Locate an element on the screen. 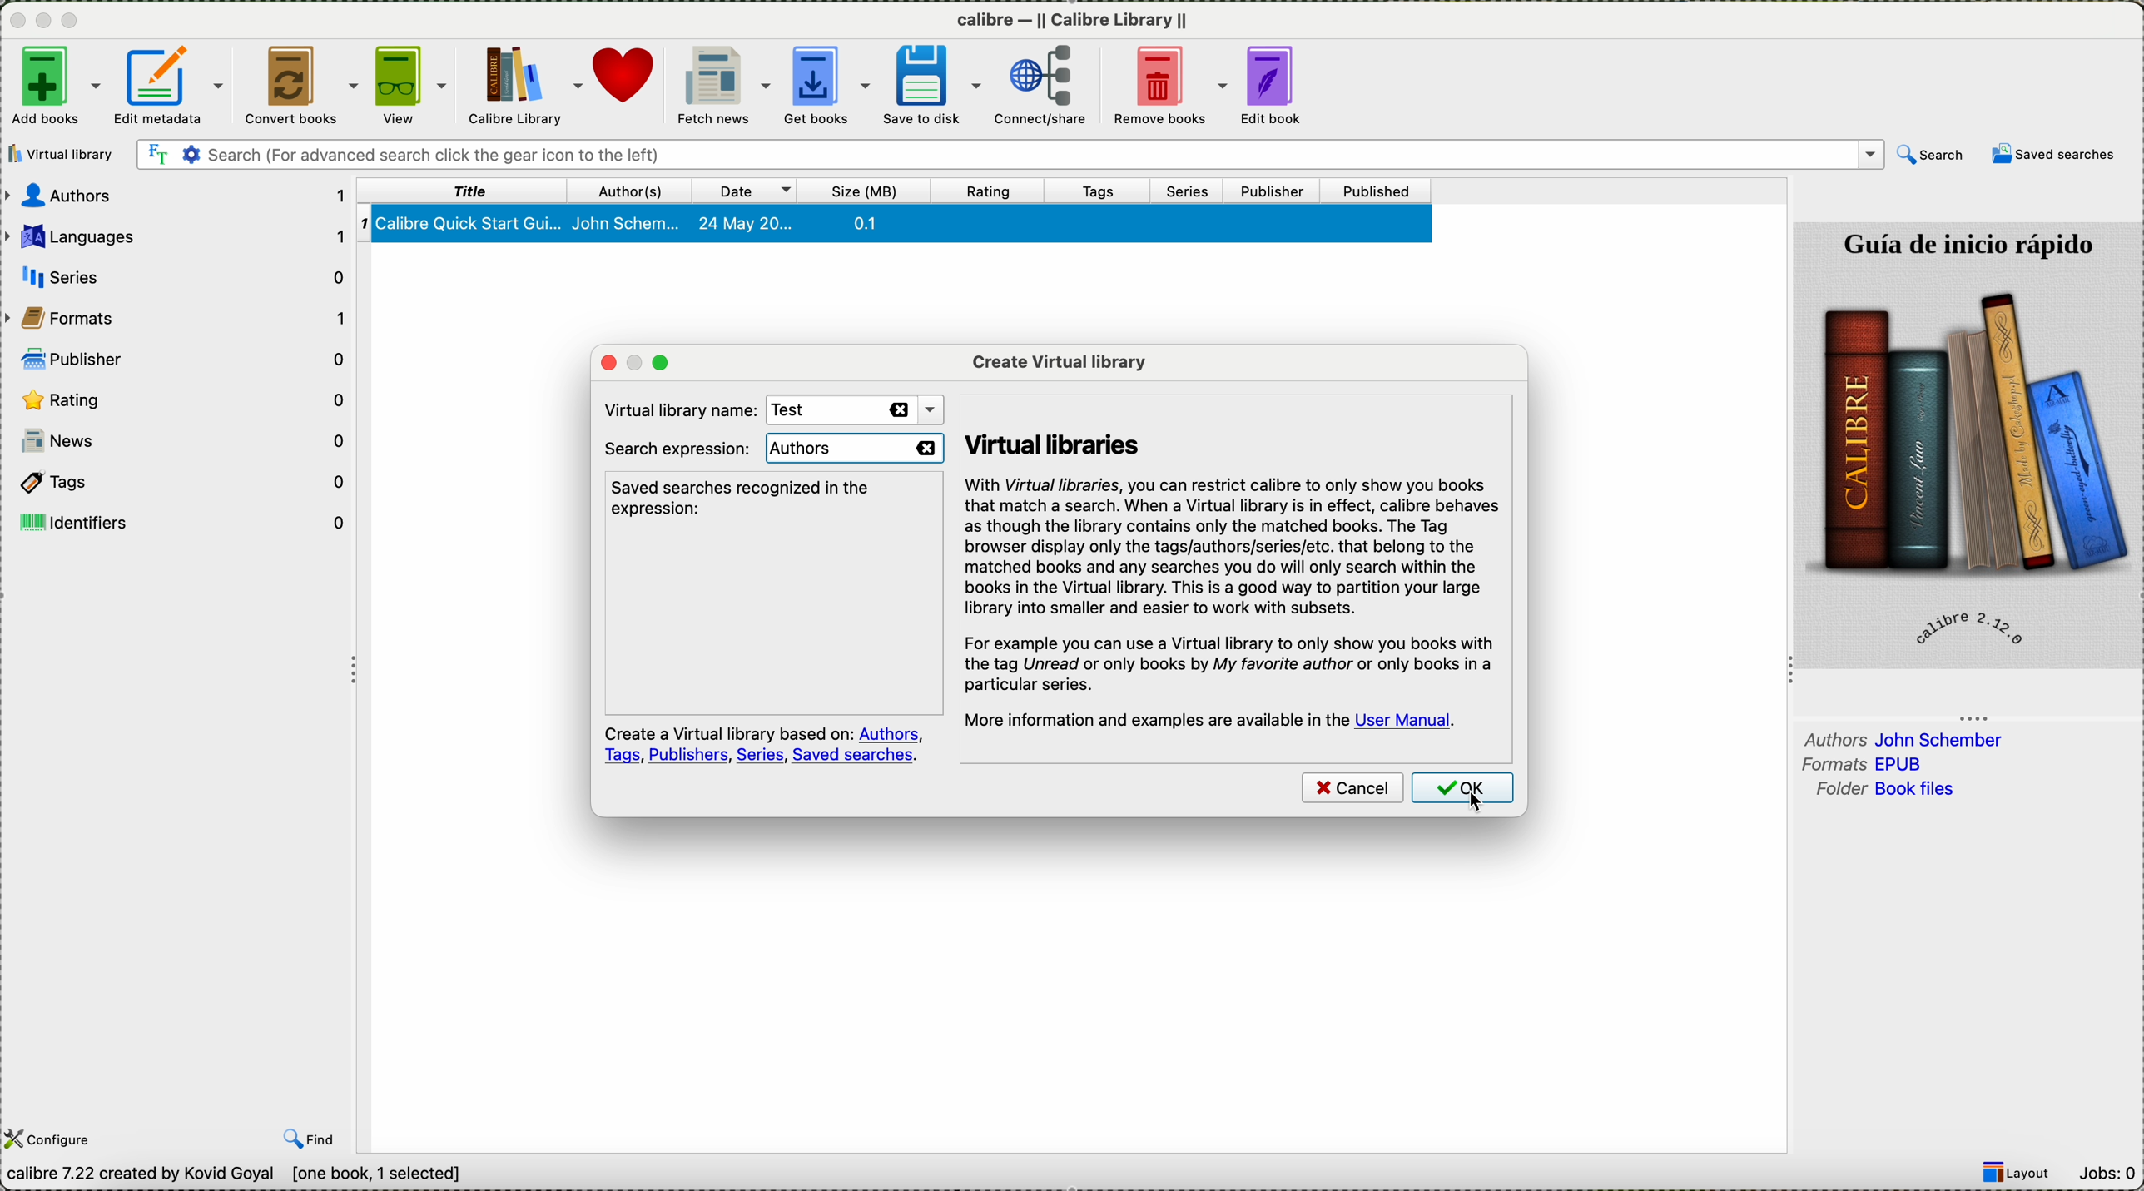 Image resolution: width=2144 pixels, height=1191 pixels. configure is located at coordinates (52, 1139).